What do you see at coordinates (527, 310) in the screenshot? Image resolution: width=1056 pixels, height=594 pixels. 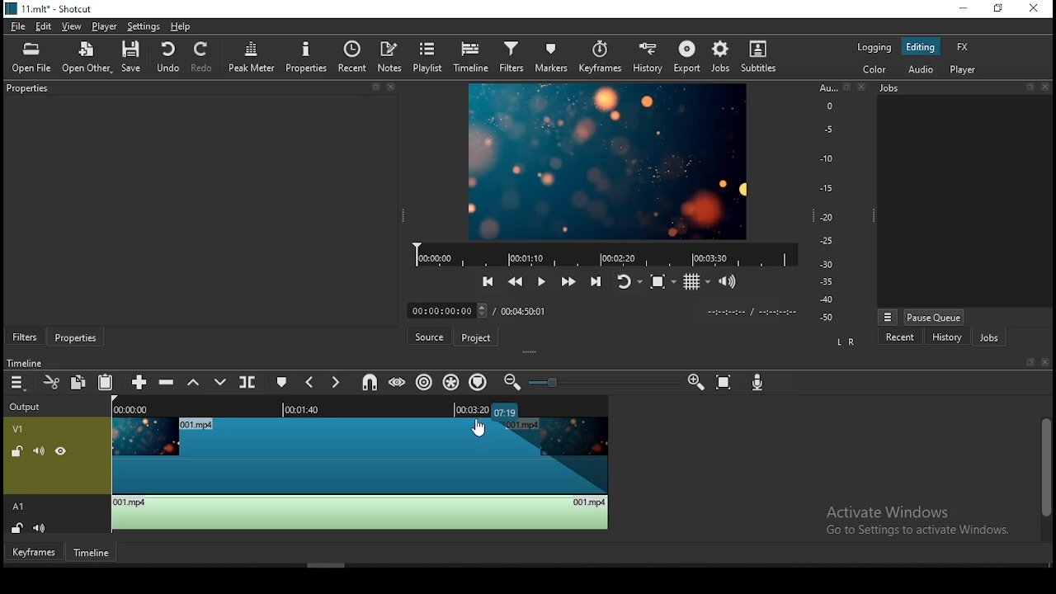 I see `total time` at bounding box center [527, 310].